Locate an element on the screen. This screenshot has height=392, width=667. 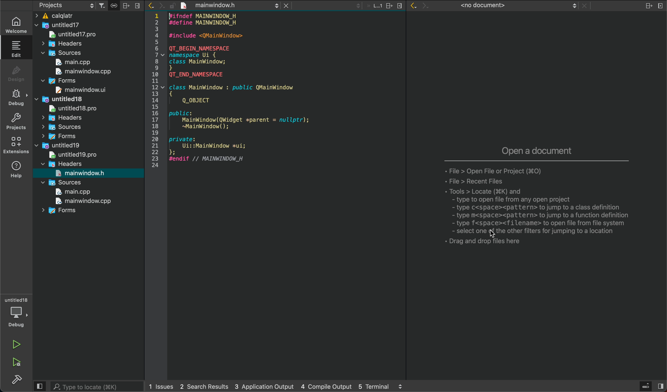
untitled is located at coordinates (16, 299).